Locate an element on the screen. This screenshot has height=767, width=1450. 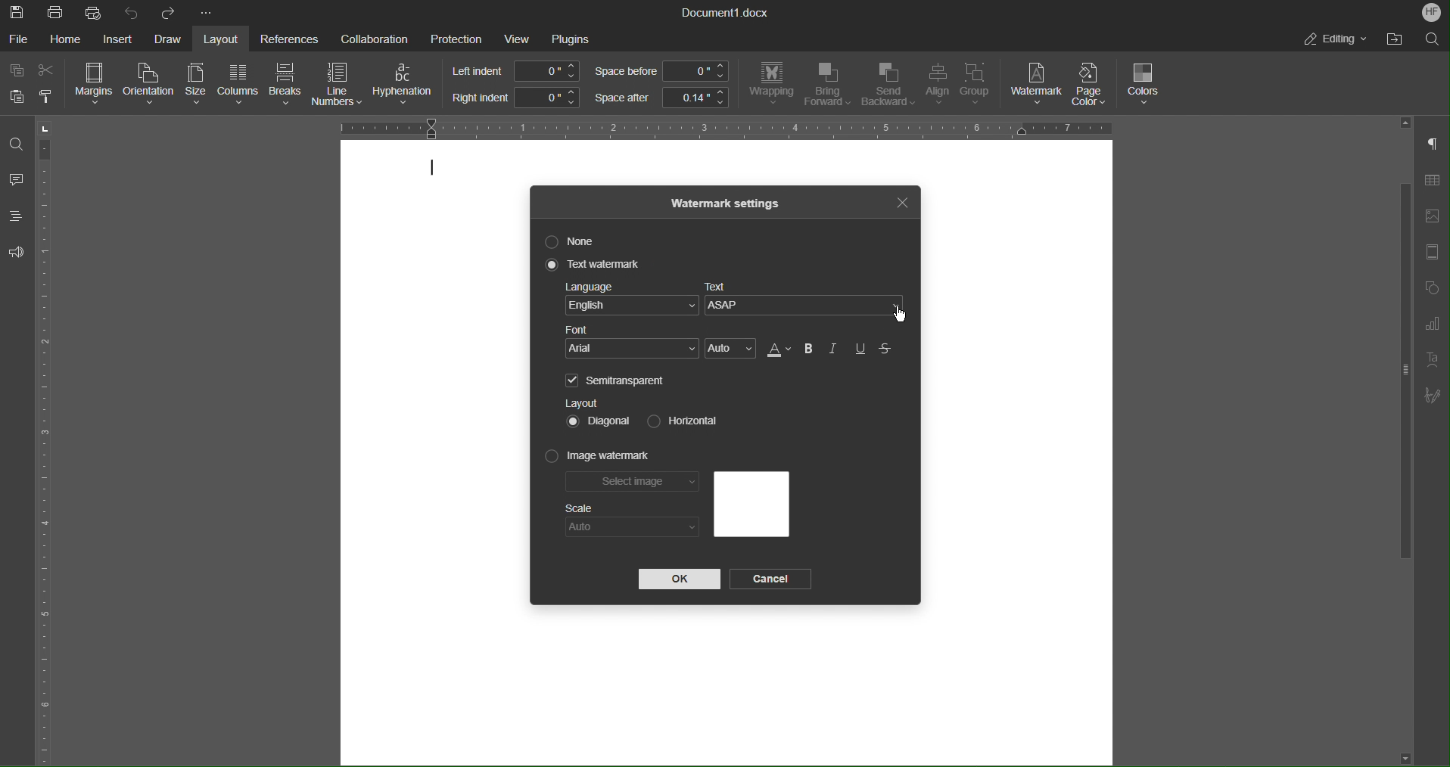
Account is located at coordinates (1432, 12).